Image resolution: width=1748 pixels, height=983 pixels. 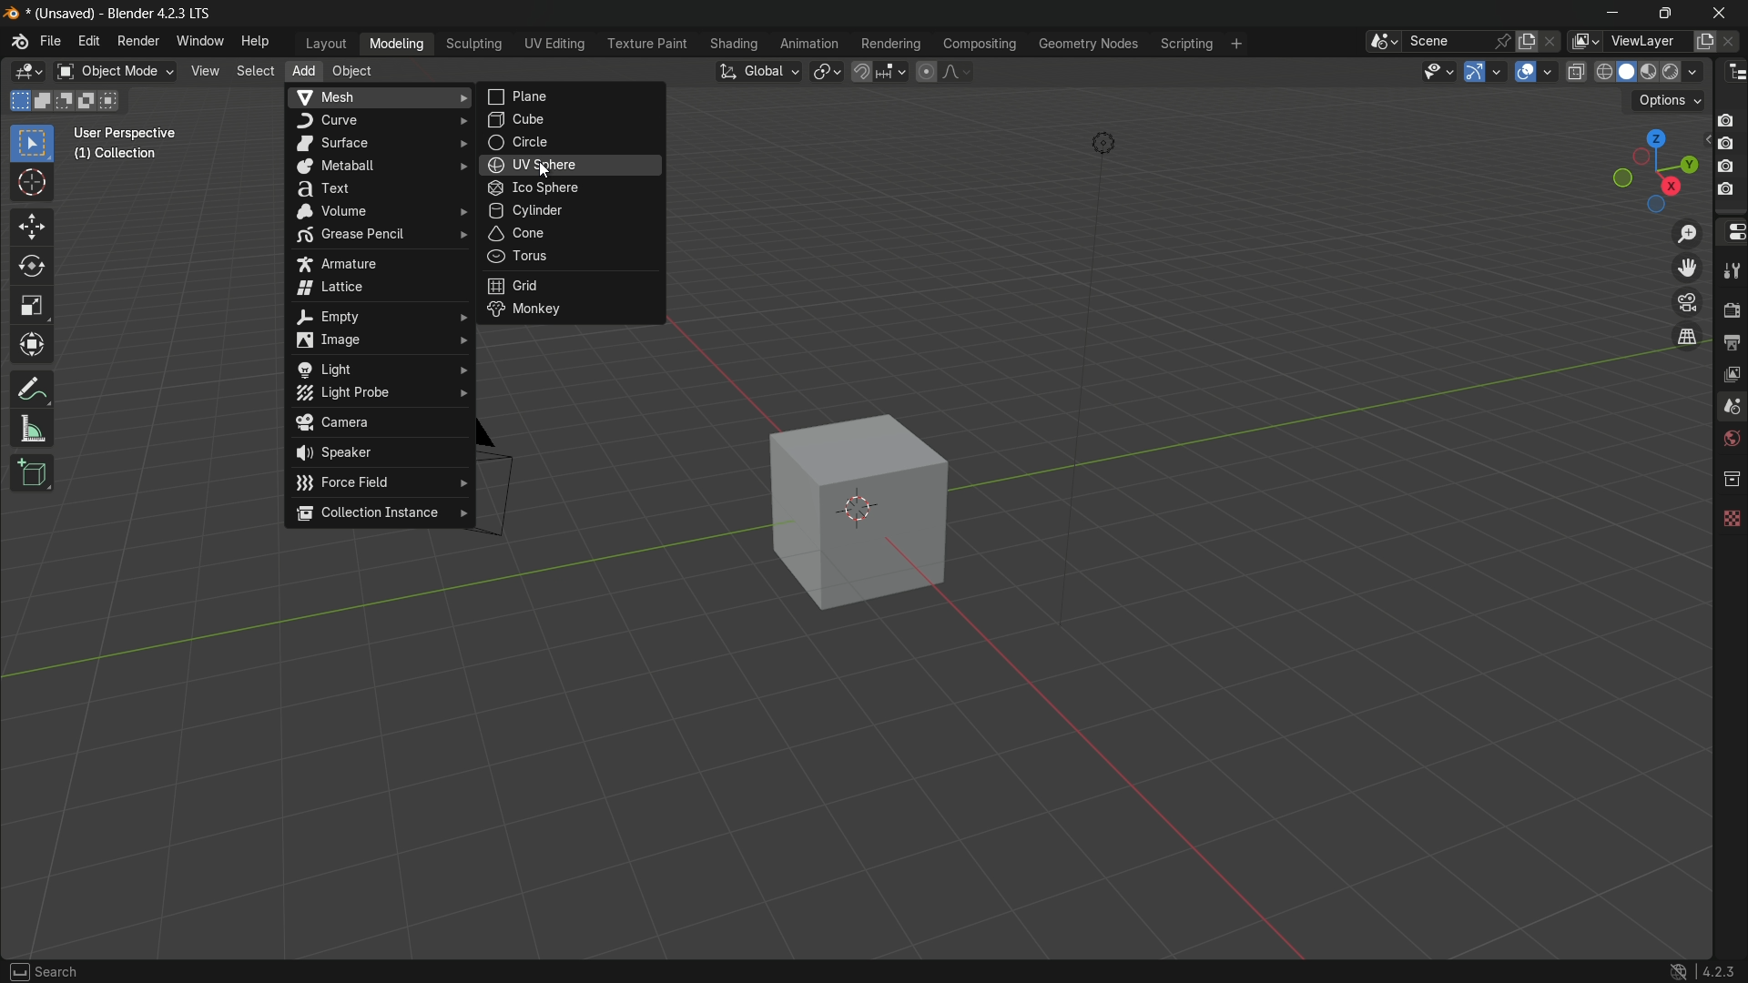 What do you see at coordinates (35, 270) in the screenshot?
I see `rotate` at bounding box center [35, 270].